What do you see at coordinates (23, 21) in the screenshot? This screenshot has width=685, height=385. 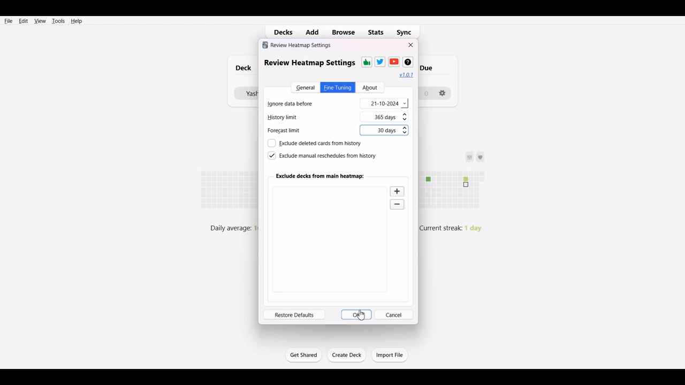 I see `Edit` at bounding box center [23, 21].